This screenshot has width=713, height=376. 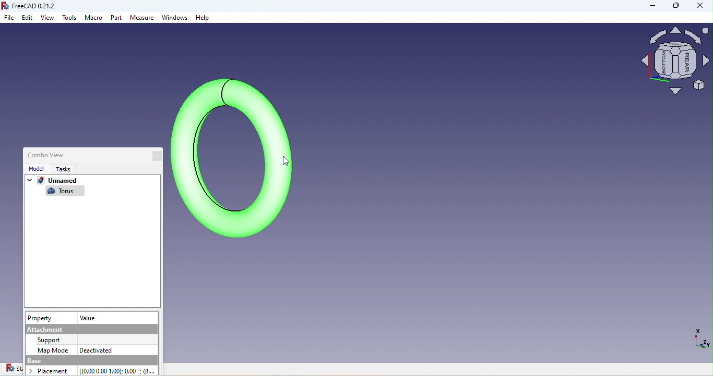 What do you see at coordinates (34, 168) in the screenshot?
I see `Model` at bounding box center [34, 168].